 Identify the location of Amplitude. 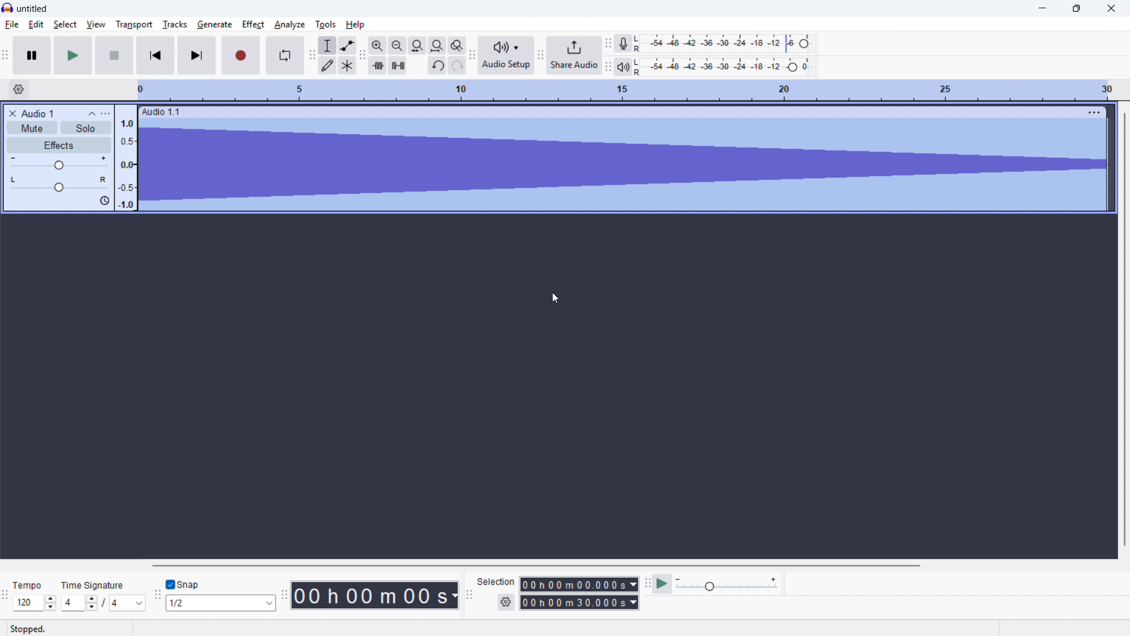
(127, 158).